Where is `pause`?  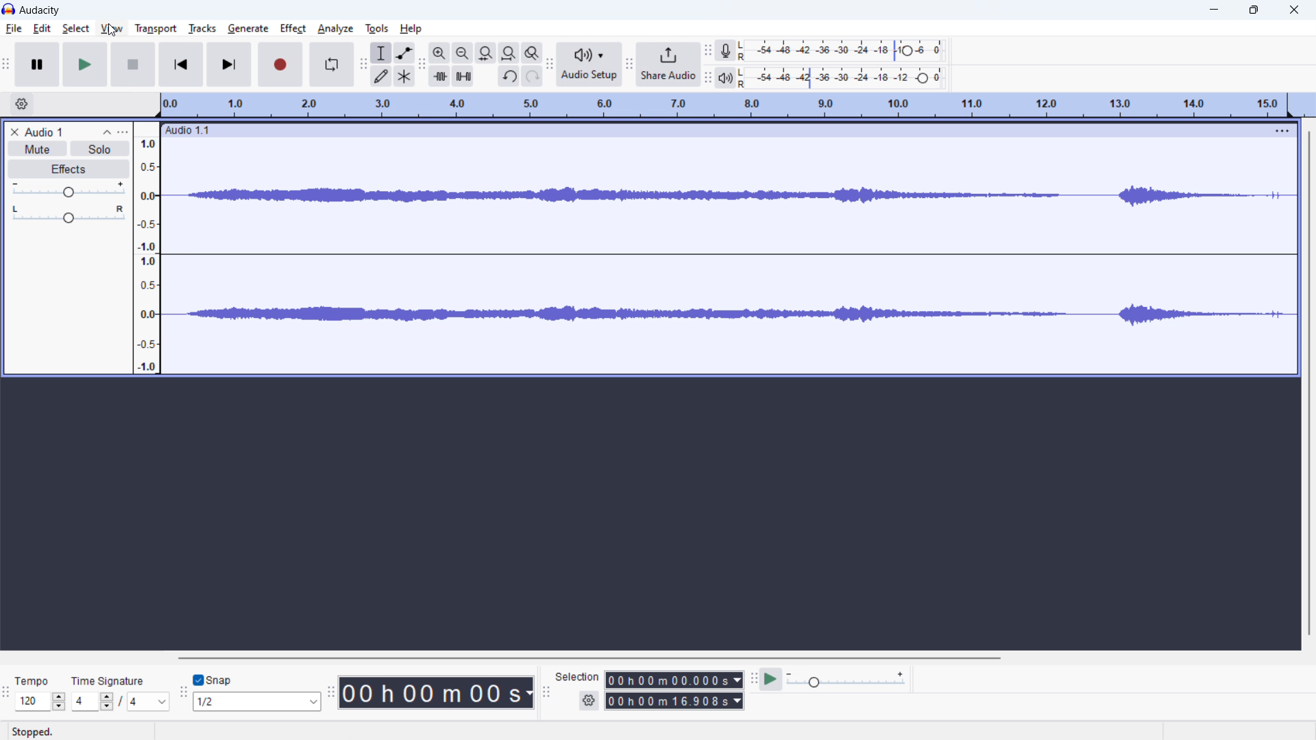 pause is located at coordinates (37, 64).